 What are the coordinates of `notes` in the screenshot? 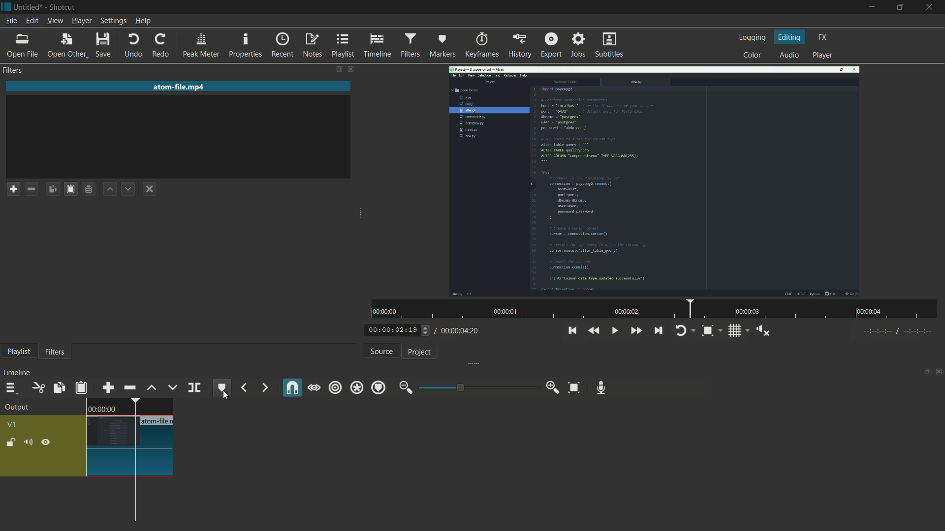 It's located at (310, 46).